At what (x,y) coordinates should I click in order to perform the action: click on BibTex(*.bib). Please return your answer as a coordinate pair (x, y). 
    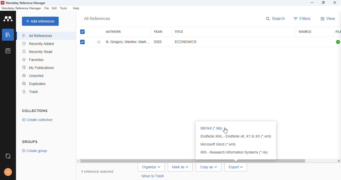
    Looking at the image, I should click on (211, 128).